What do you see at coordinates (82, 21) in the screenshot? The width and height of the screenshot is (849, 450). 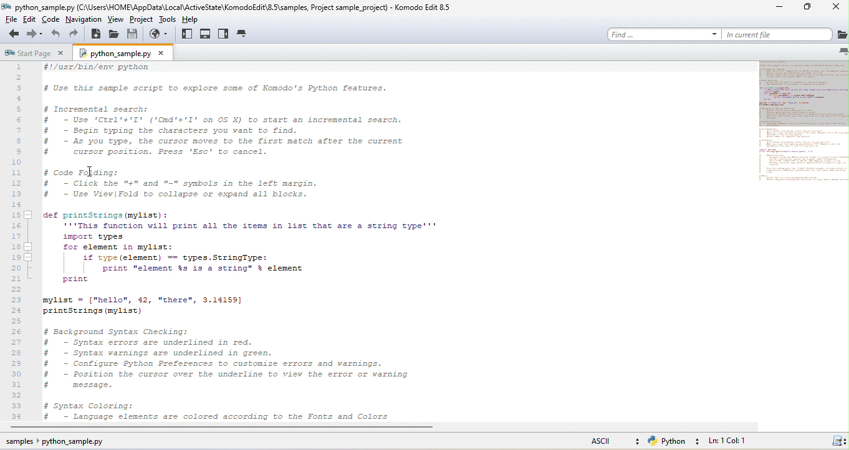 I see `nevigation` at bounding box center [82, 21].